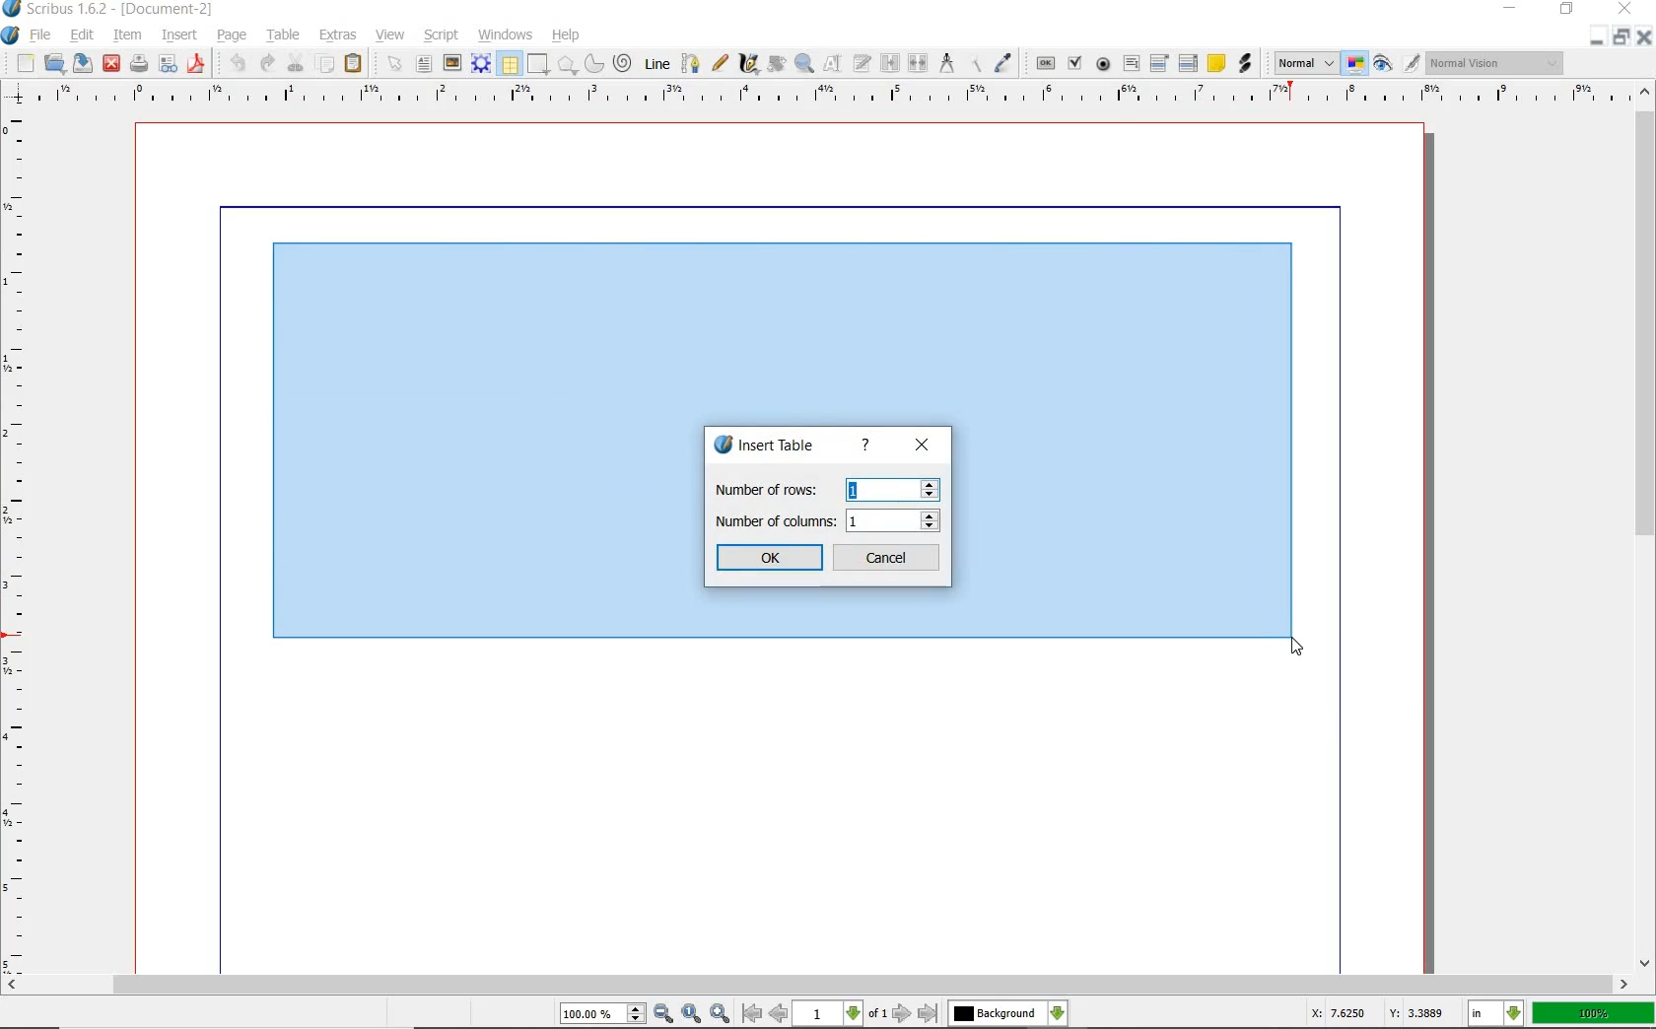  Describe the element at coordinates (602, 1014) in the screenshot. I see `select current zoom level` at that location.